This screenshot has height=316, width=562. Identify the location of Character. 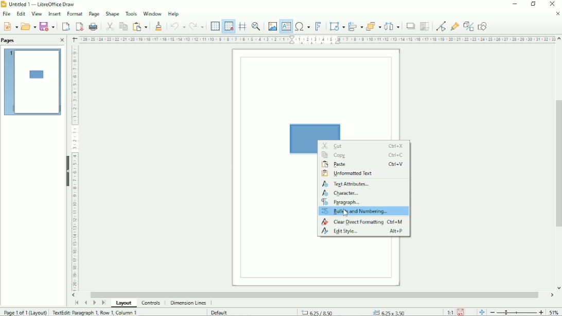
(341, 193).